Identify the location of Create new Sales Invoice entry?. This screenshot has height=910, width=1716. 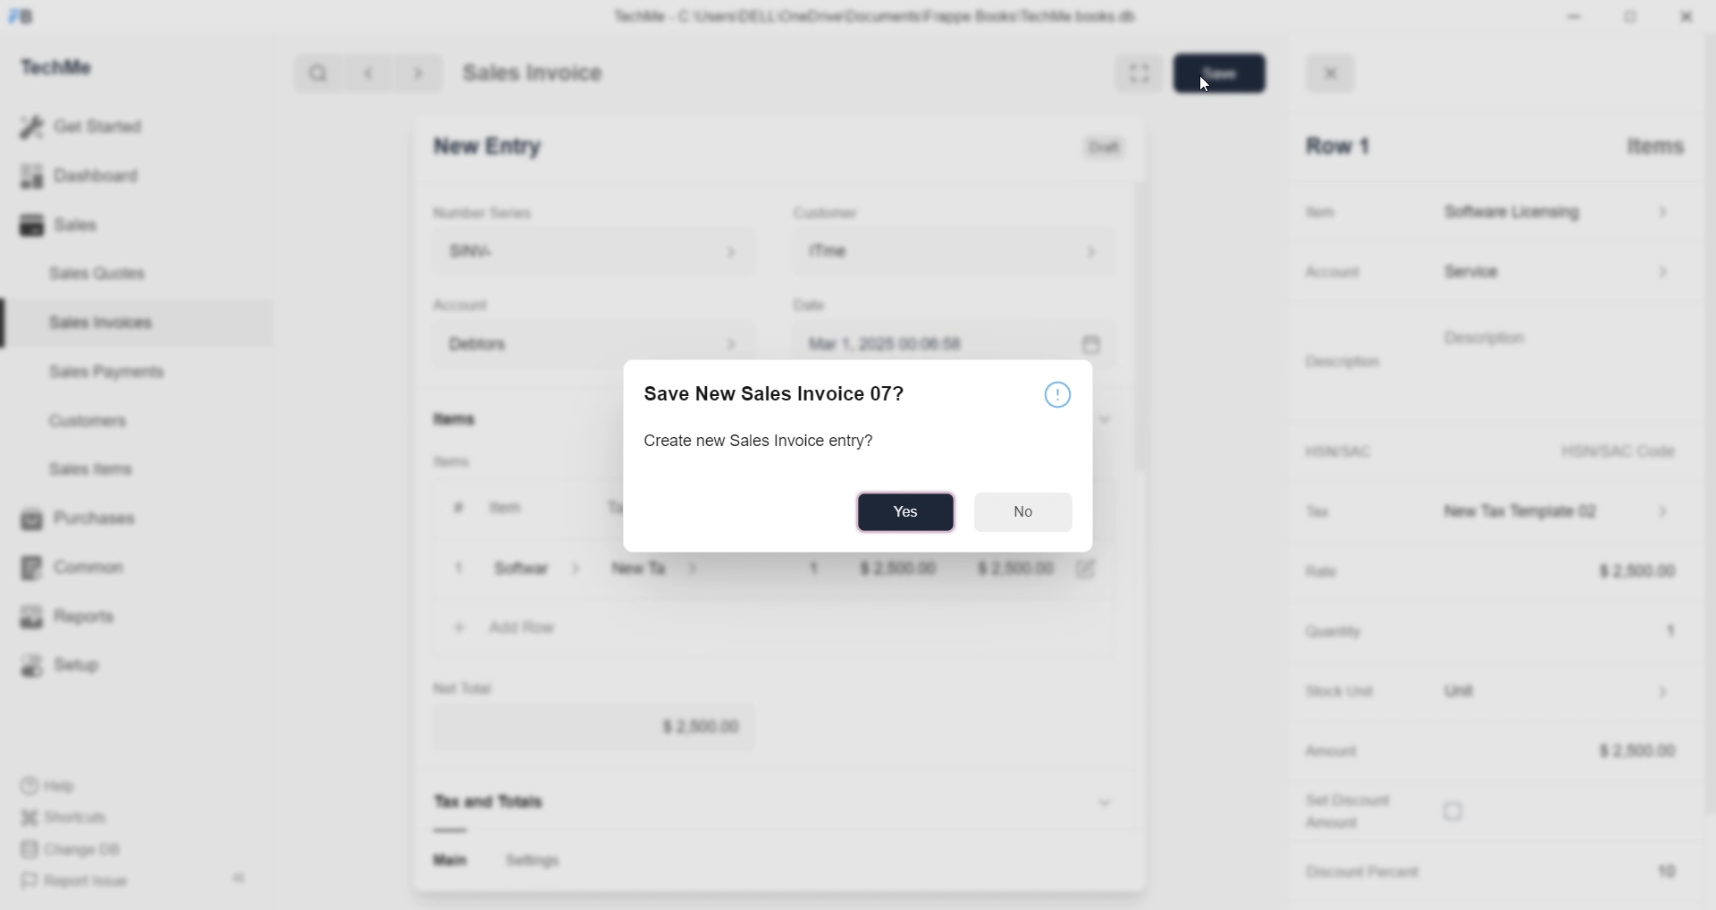
(761, 443).